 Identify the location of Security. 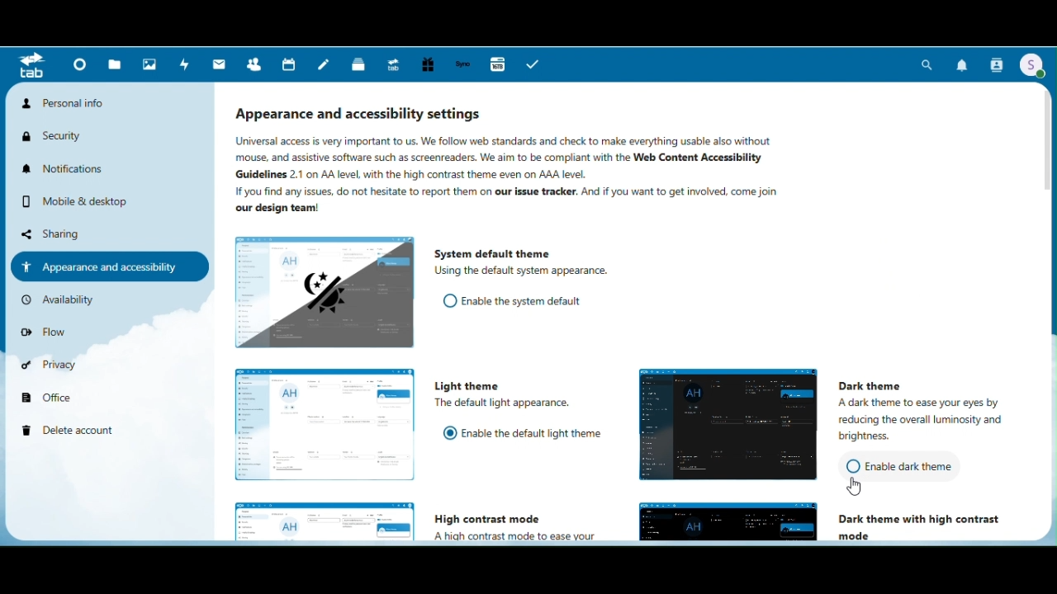
(65, 136).